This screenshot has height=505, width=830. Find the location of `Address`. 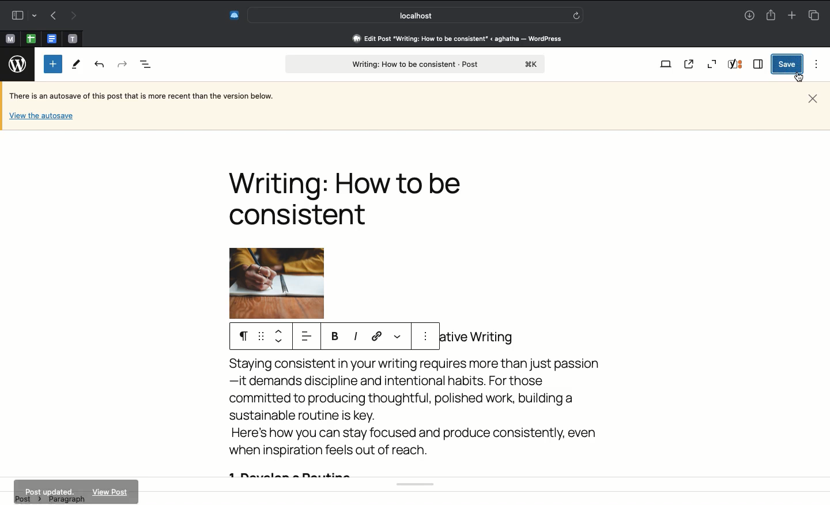

Address is located at coordinates (450, 39).